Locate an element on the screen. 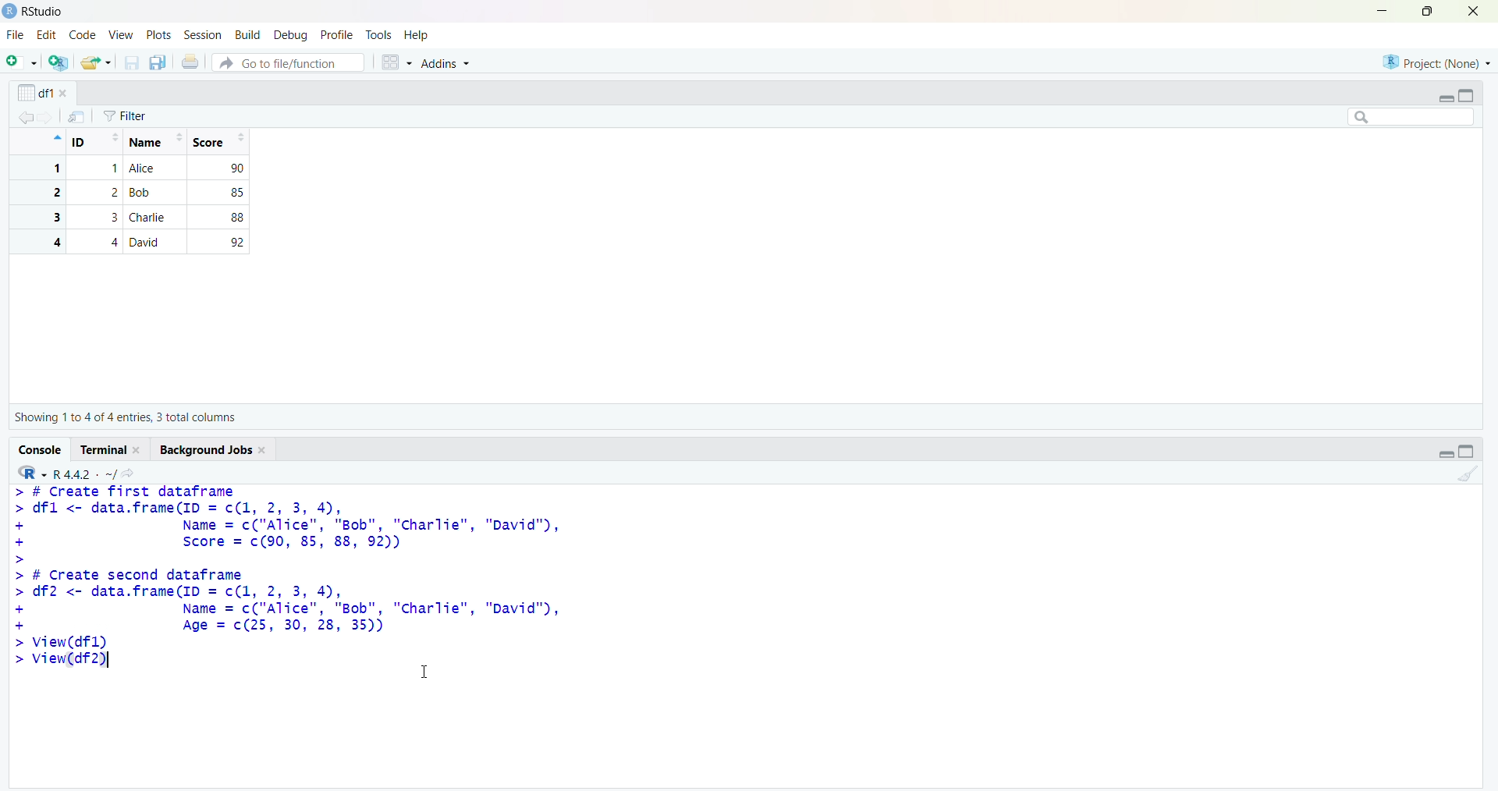  share icon is located at coordinates (129, 474).